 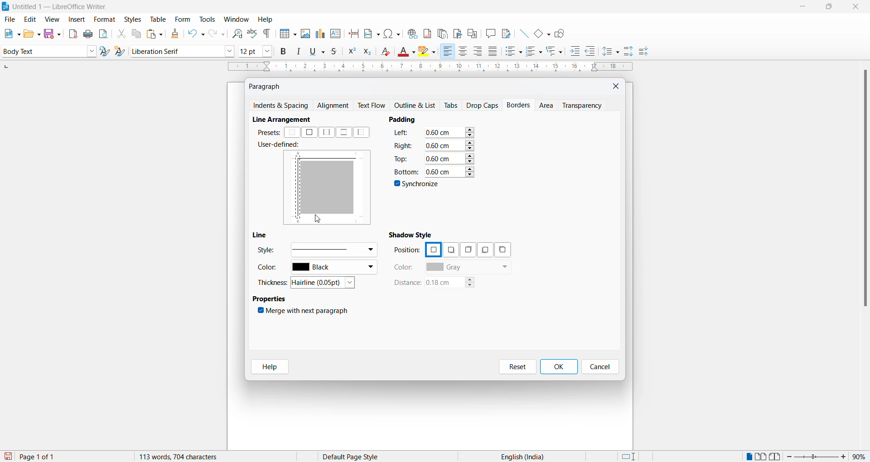 What do you see at coordinates (429, 67) in the screenshot?
I see `scaling` at bounding box center [429, 67].